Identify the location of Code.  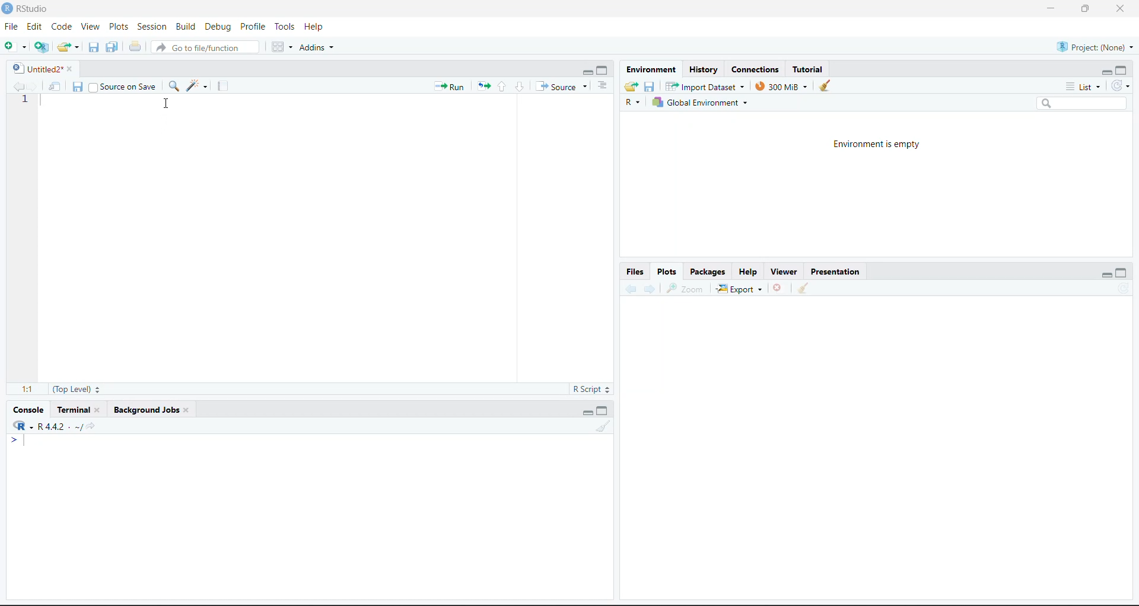
(61, 28).